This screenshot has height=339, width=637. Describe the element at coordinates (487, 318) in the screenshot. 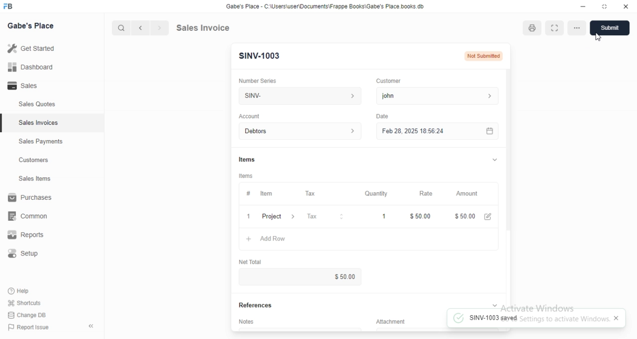

I see `SINV-1003 saved` at that location.